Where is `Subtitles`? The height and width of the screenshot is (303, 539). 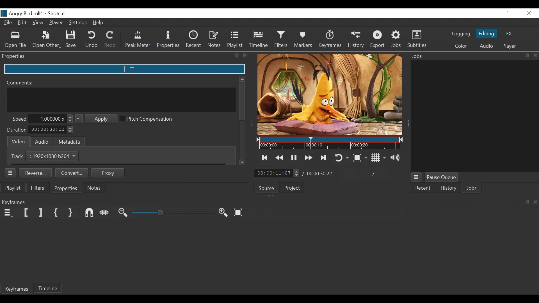 Subtitles is located at coordinates (417, 39).